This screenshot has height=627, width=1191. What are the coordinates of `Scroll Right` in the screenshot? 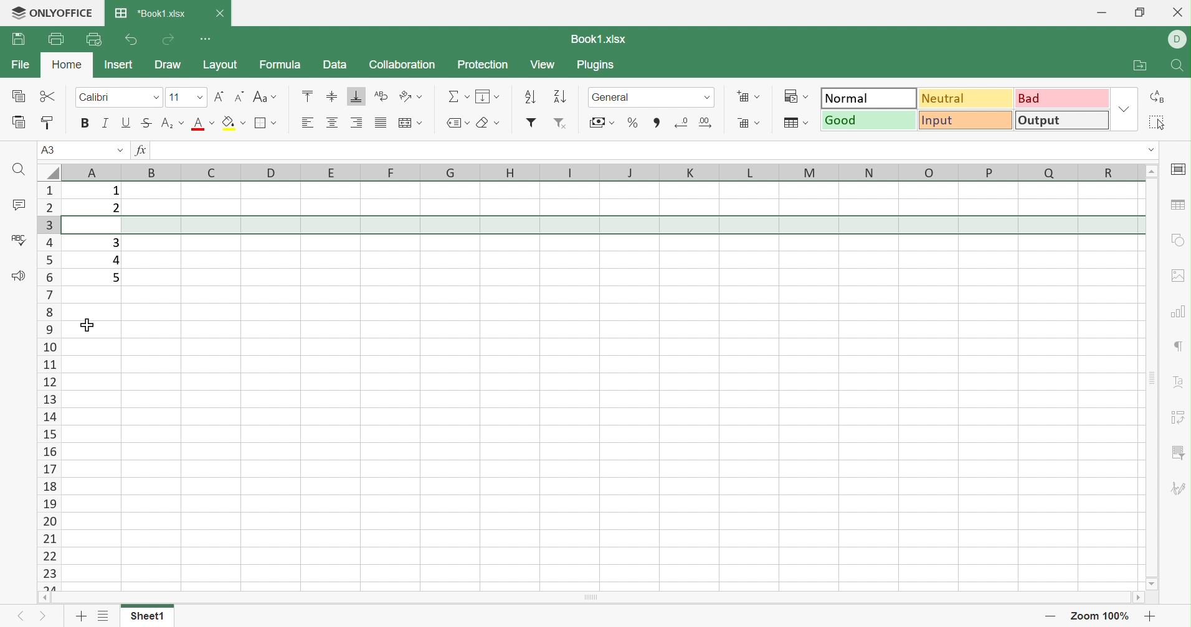 It's located at (1137, 597).